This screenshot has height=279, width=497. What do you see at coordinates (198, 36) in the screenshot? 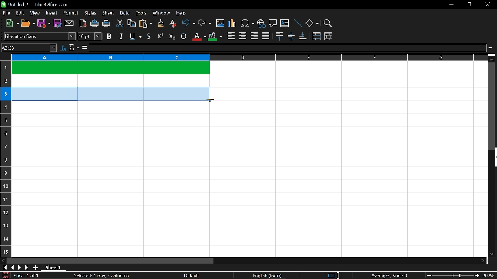
I see `text color` at bounding box center [198, 36].